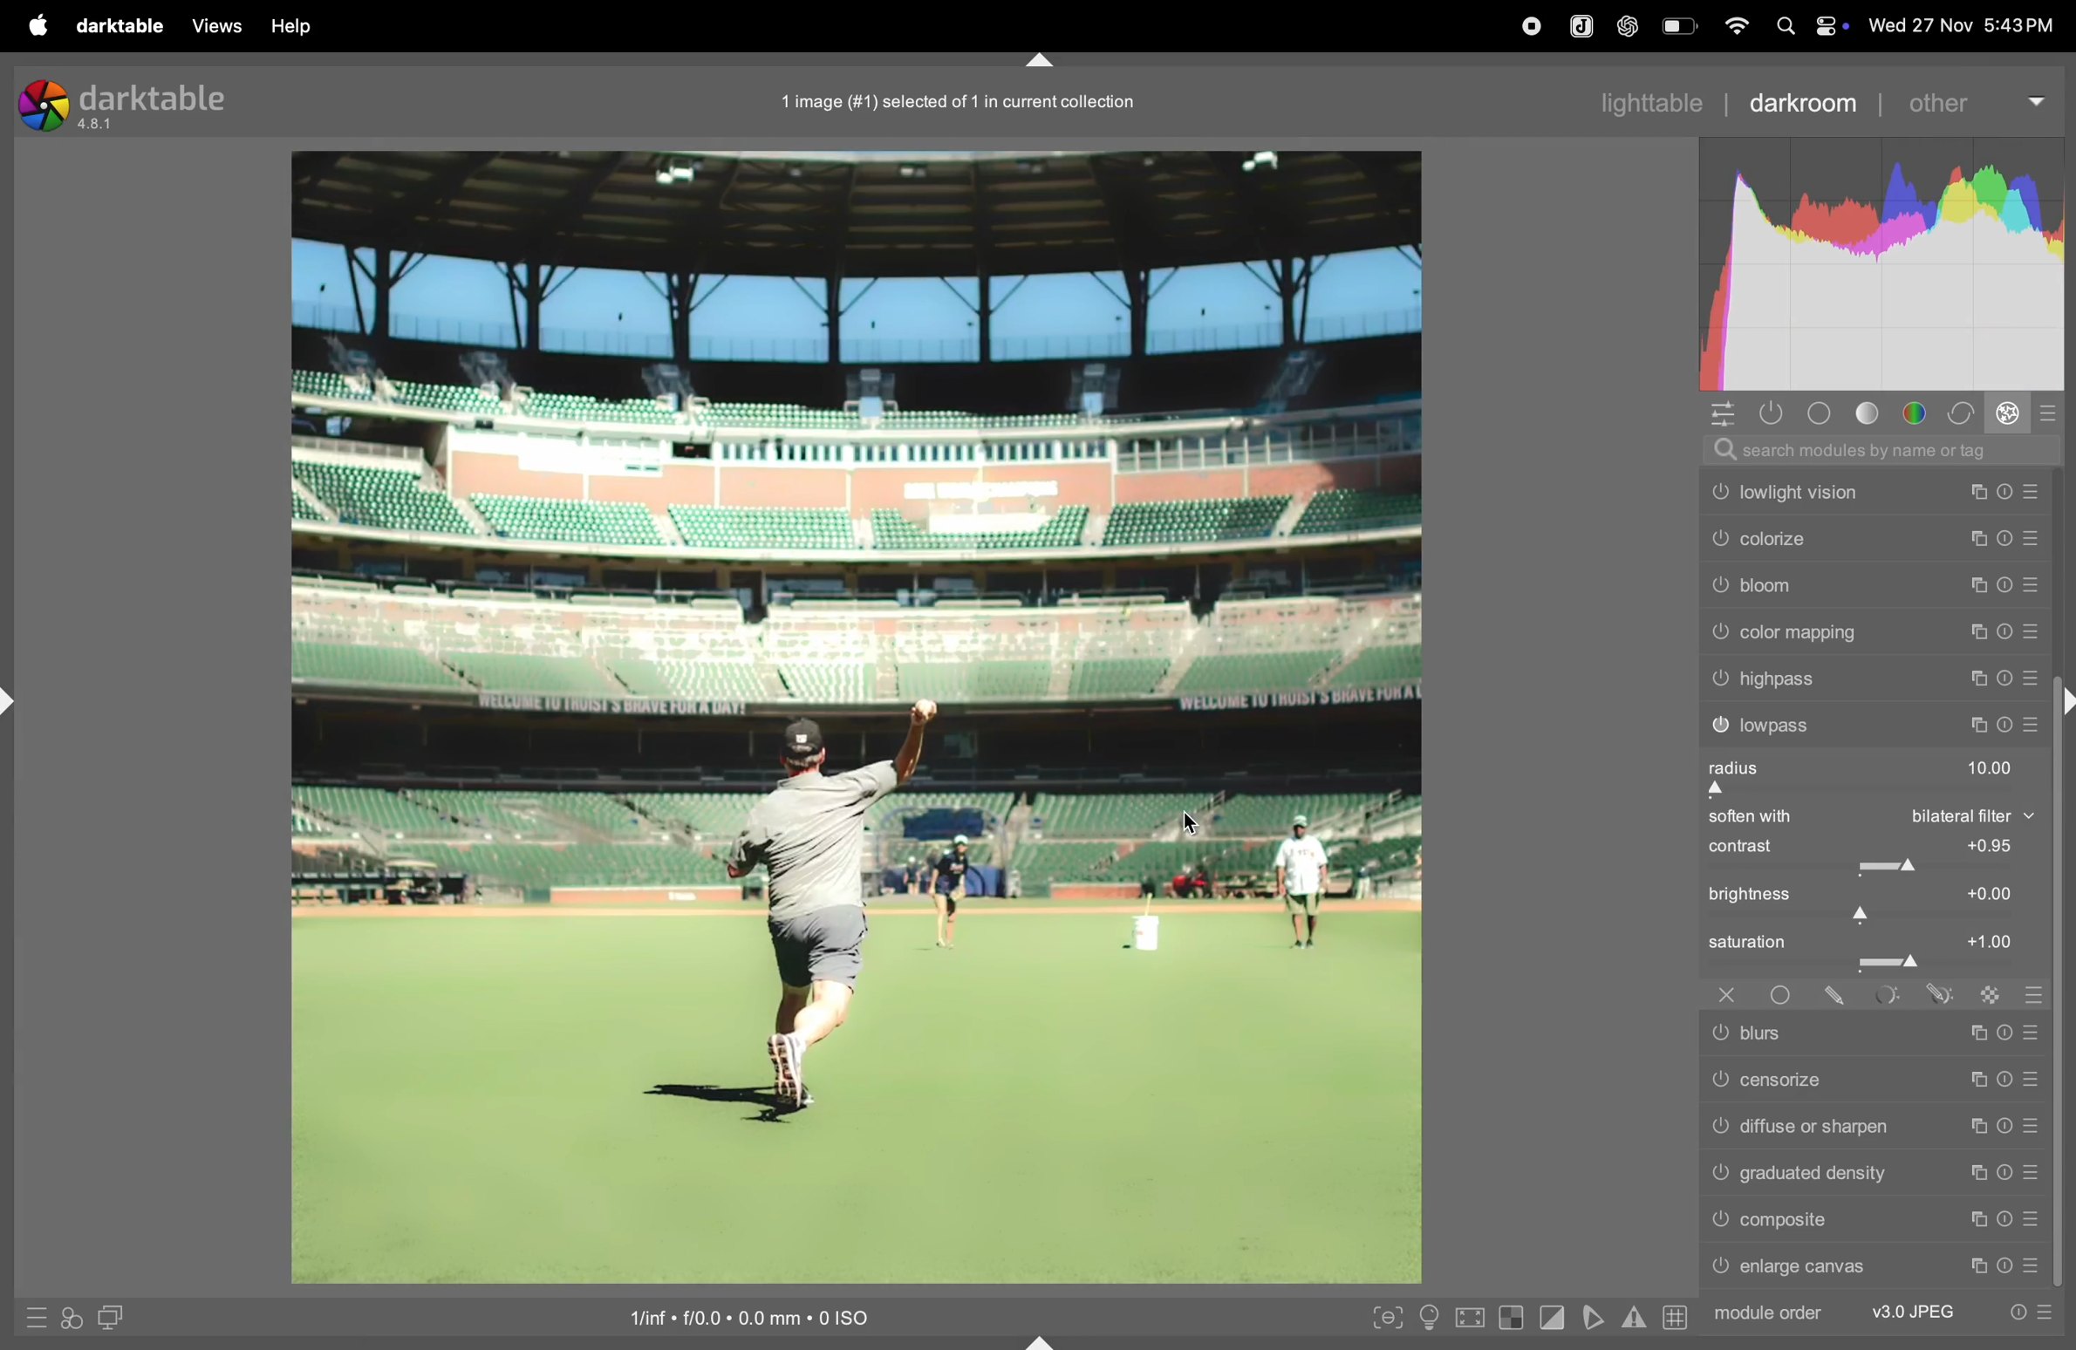 This screenshot has width=2076, height=1350. I want to click on low light vision, so click(1874, 492).